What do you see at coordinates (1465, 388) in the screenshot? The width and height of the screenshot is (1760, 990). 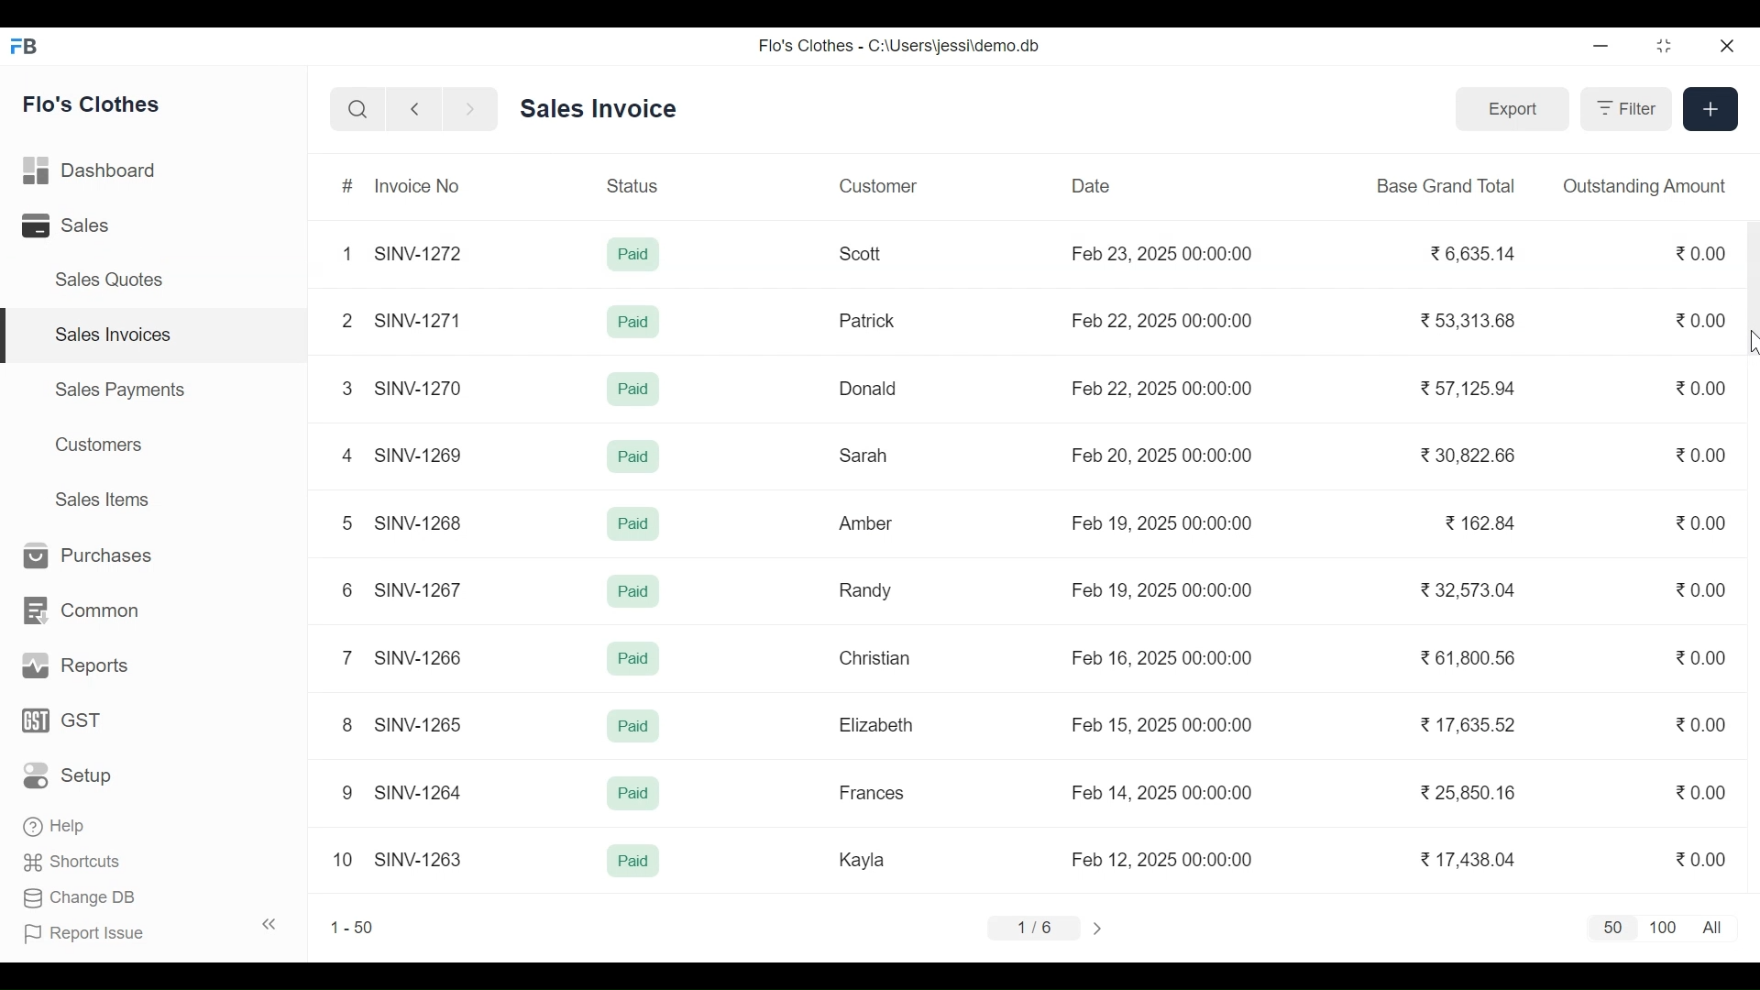 I see `57,125.94` at bounding box center [1465, 388].